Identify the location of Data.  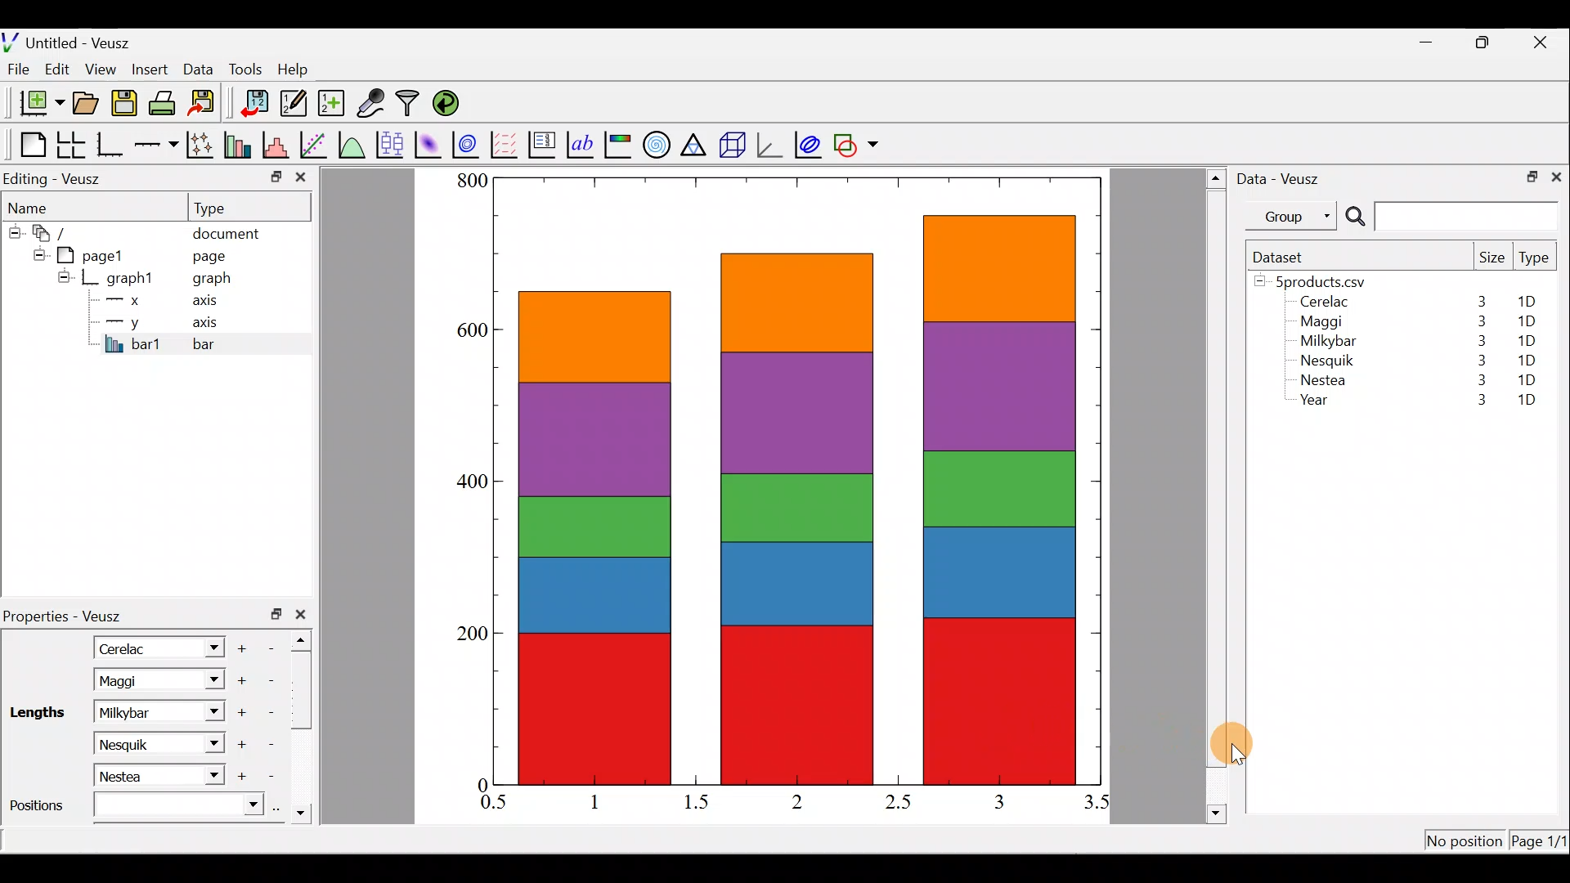
(198, 68).